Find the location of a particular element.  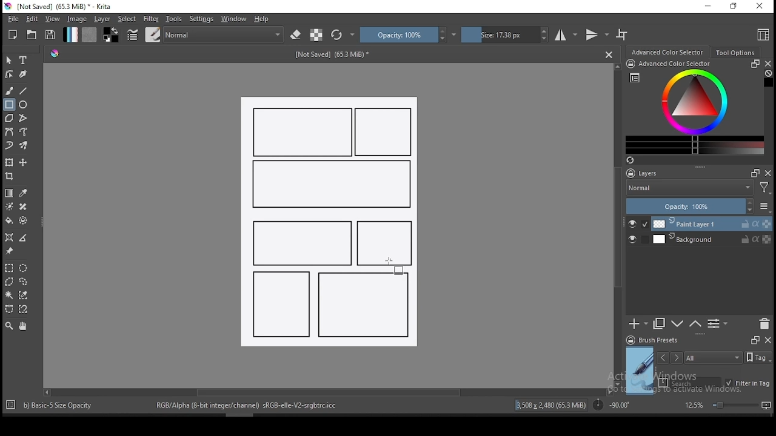

layer is located at coordinates (712, 224).